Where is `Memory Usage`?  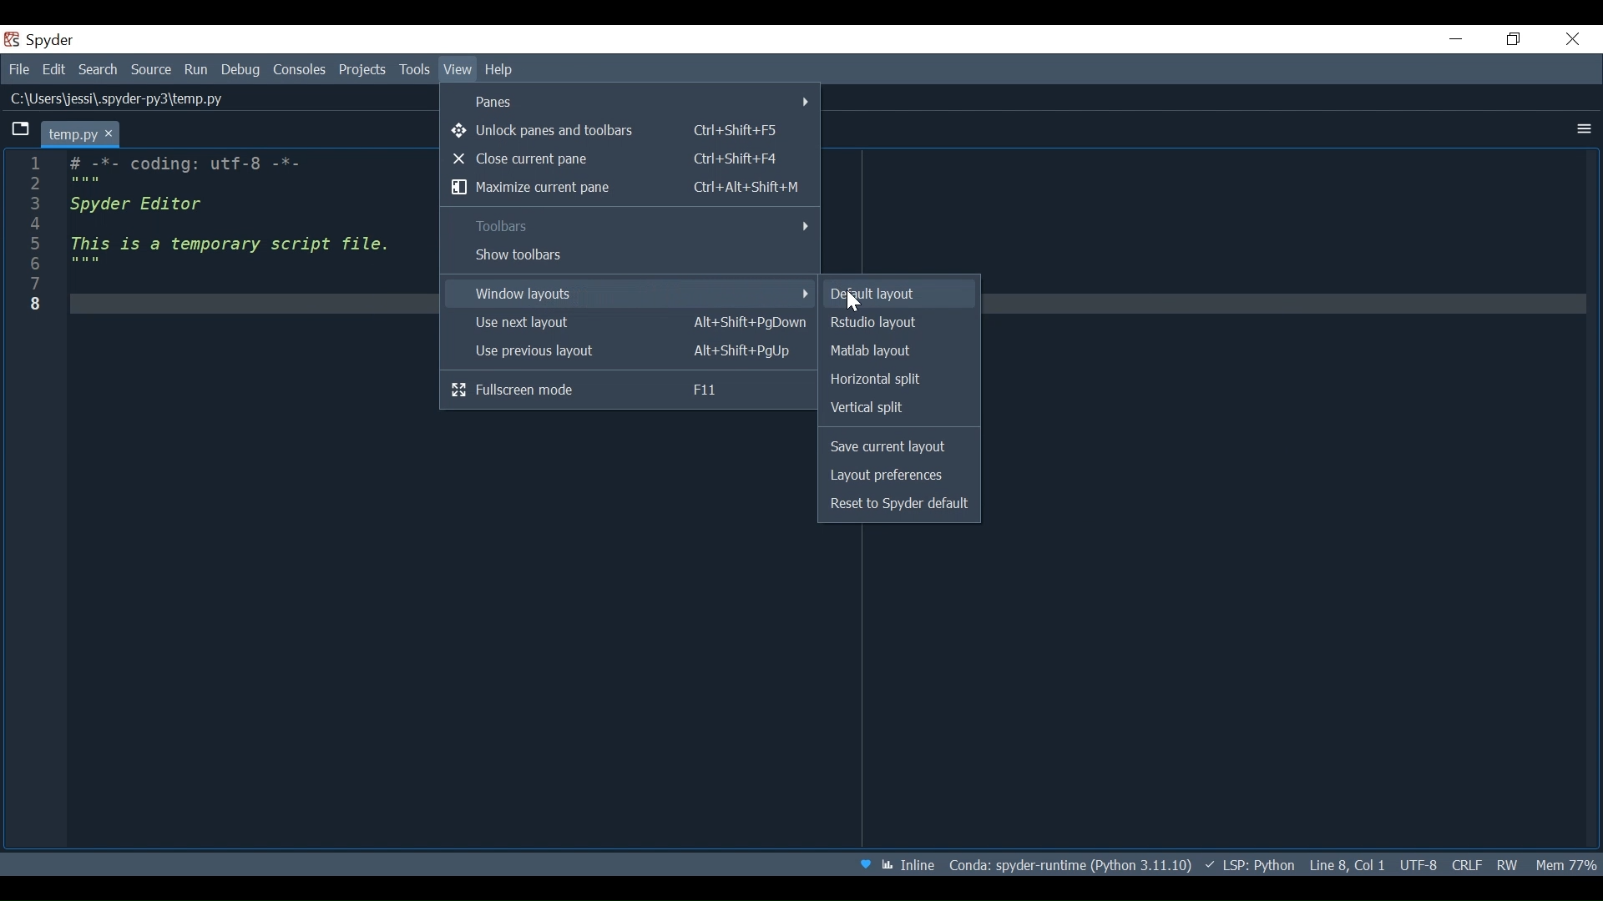
Memory Usage is located at coordinates (1565, 864).